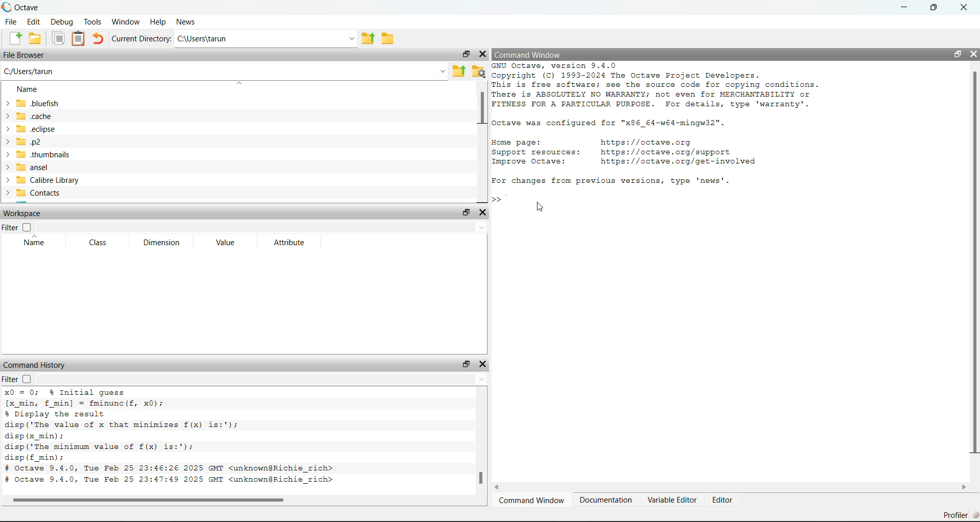  I want to click on > ansel, so click(30, 167).